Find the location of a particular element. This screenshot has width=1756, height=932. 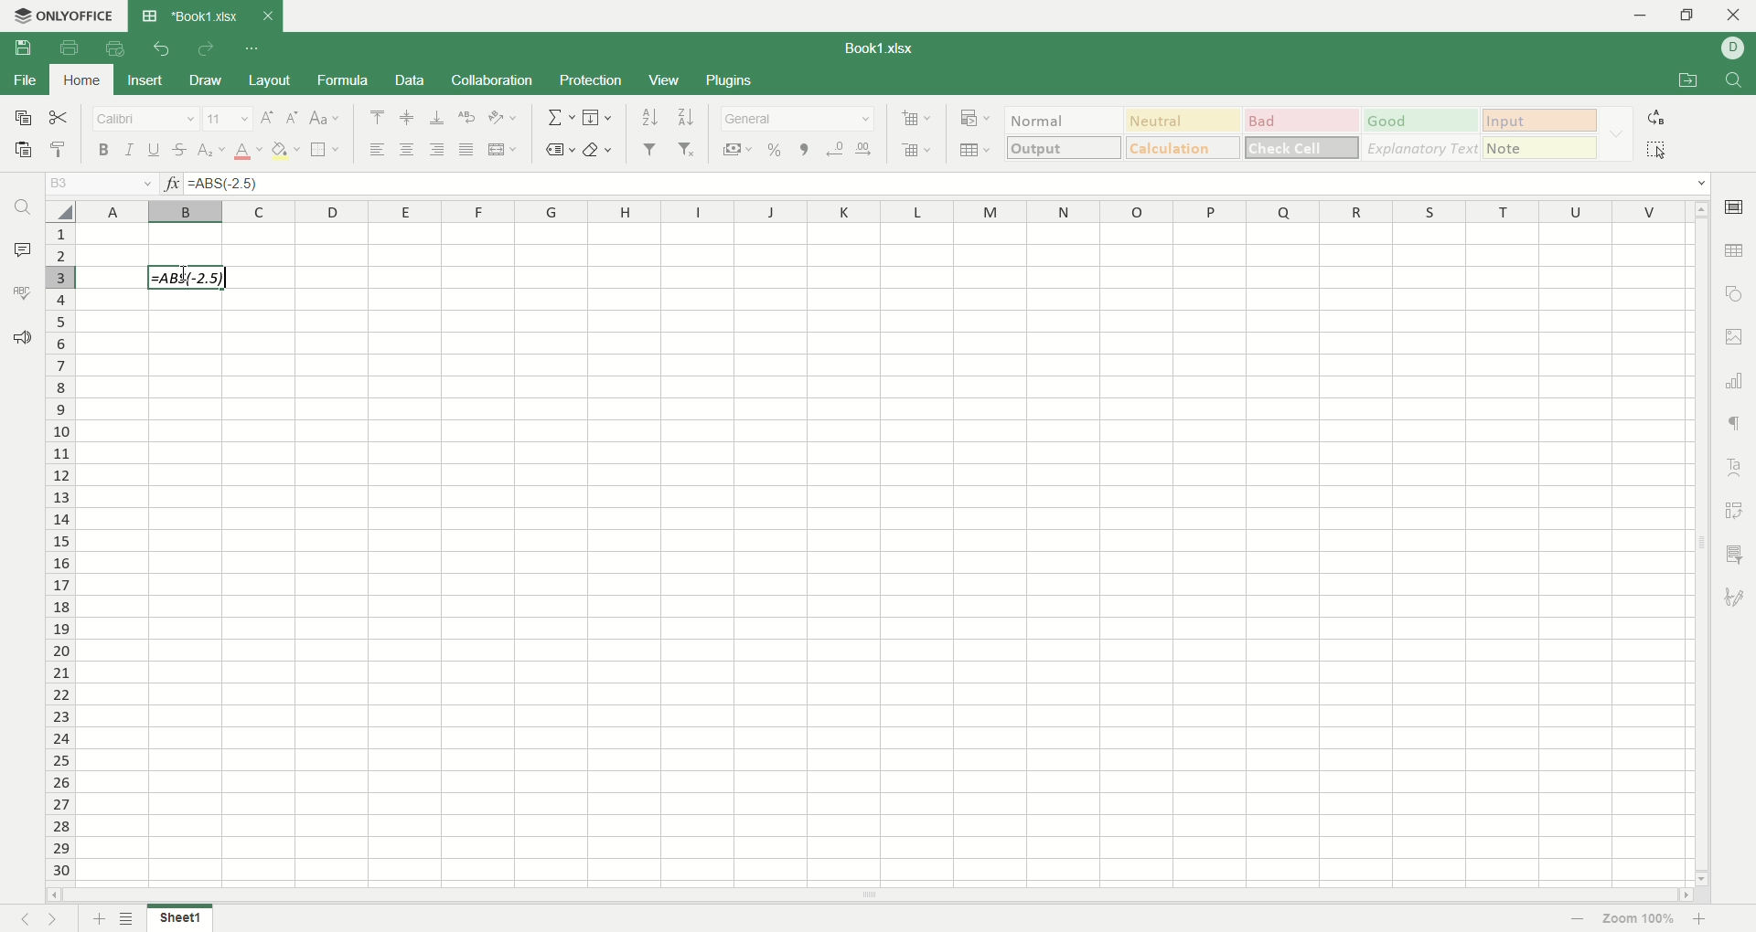

border is located at coordinates (327, 150).